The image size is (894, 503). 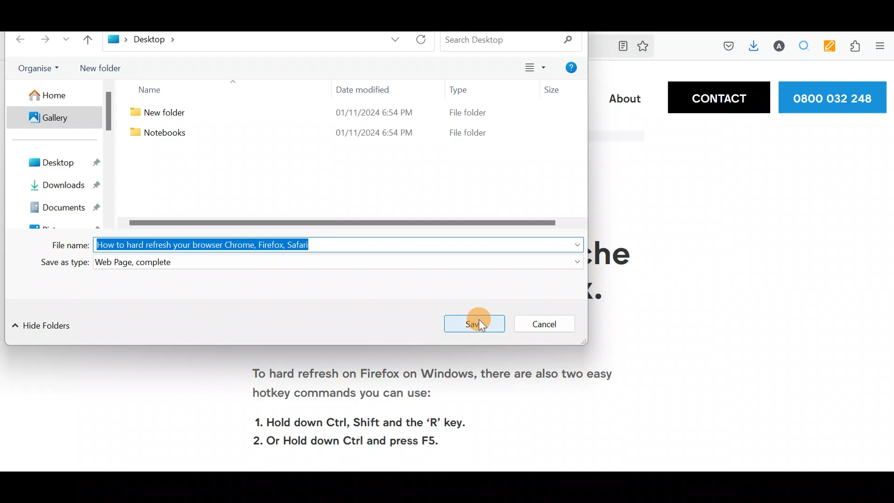 What do you see at coordinates (757, 47) in the screenshot?
I see `Downloads` at bounding box center [757, 47].